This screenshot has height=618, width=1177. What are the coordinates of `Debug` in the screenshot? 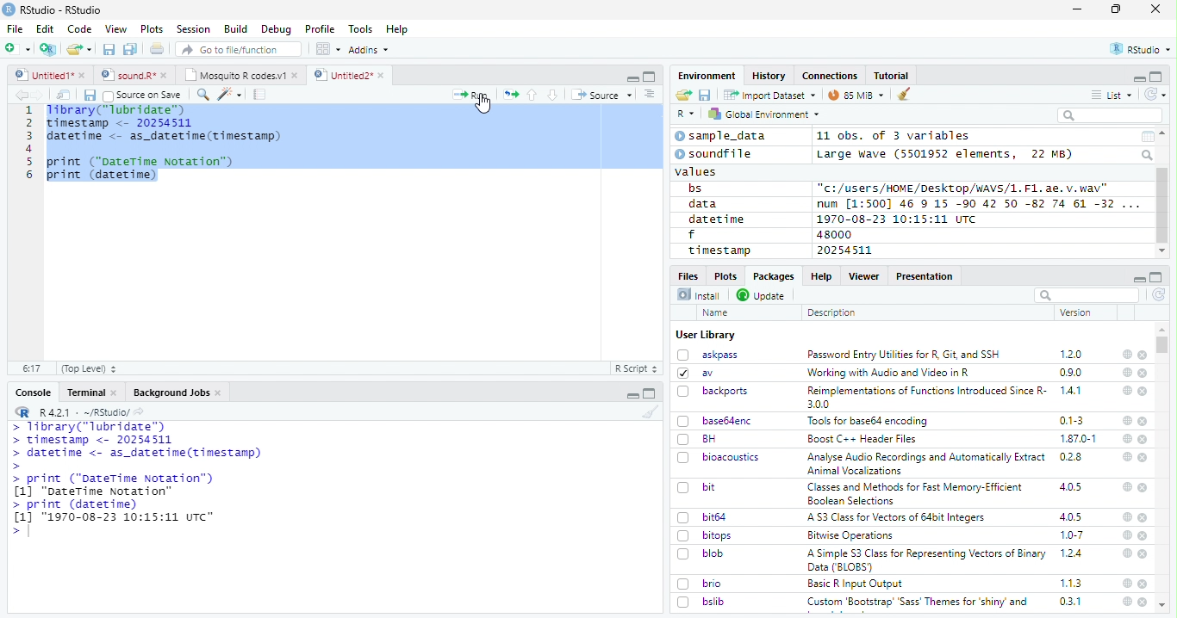 It's located at (277, 29).